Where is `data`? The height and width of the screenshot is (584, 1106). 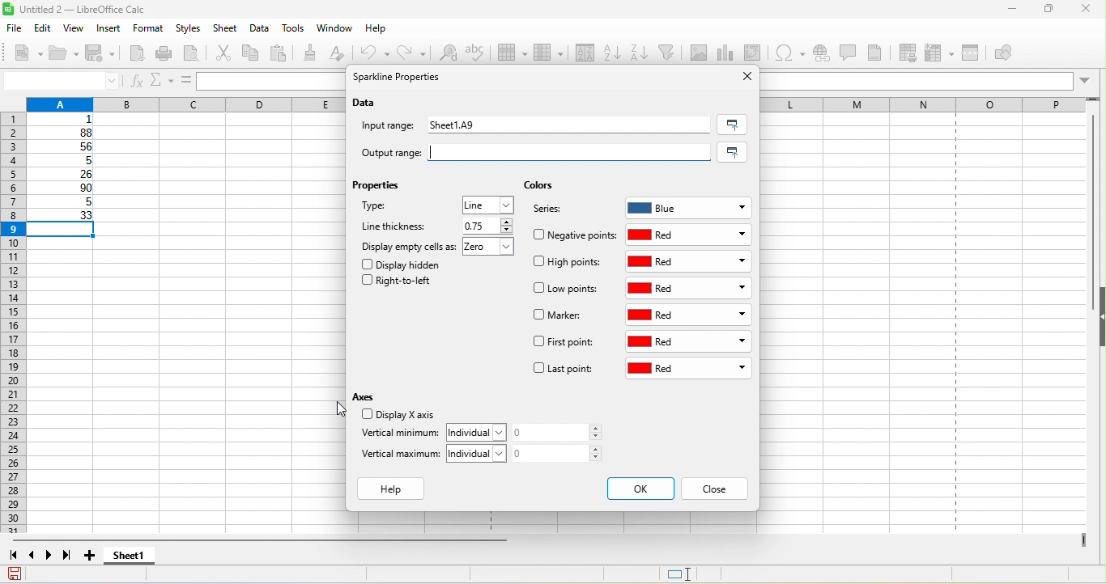 data is located at coordinates (367, 104).